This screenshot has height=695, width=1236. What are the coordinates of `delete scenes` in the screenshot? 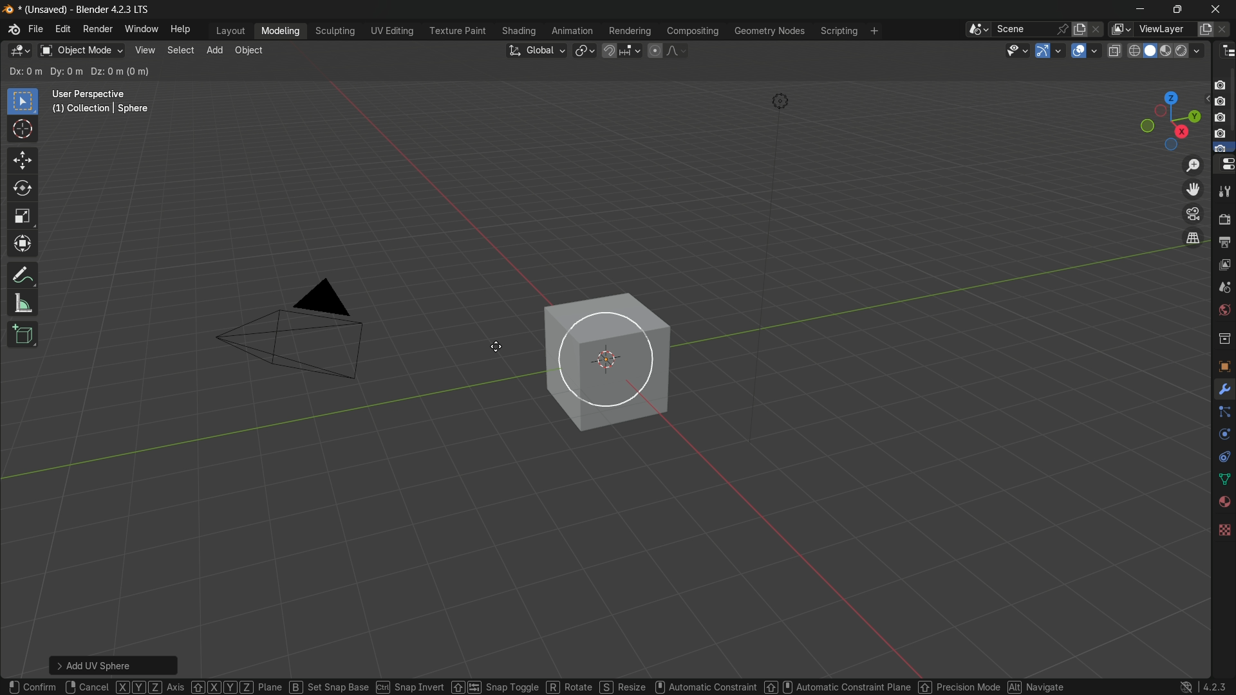 It's located at (1100, 30).